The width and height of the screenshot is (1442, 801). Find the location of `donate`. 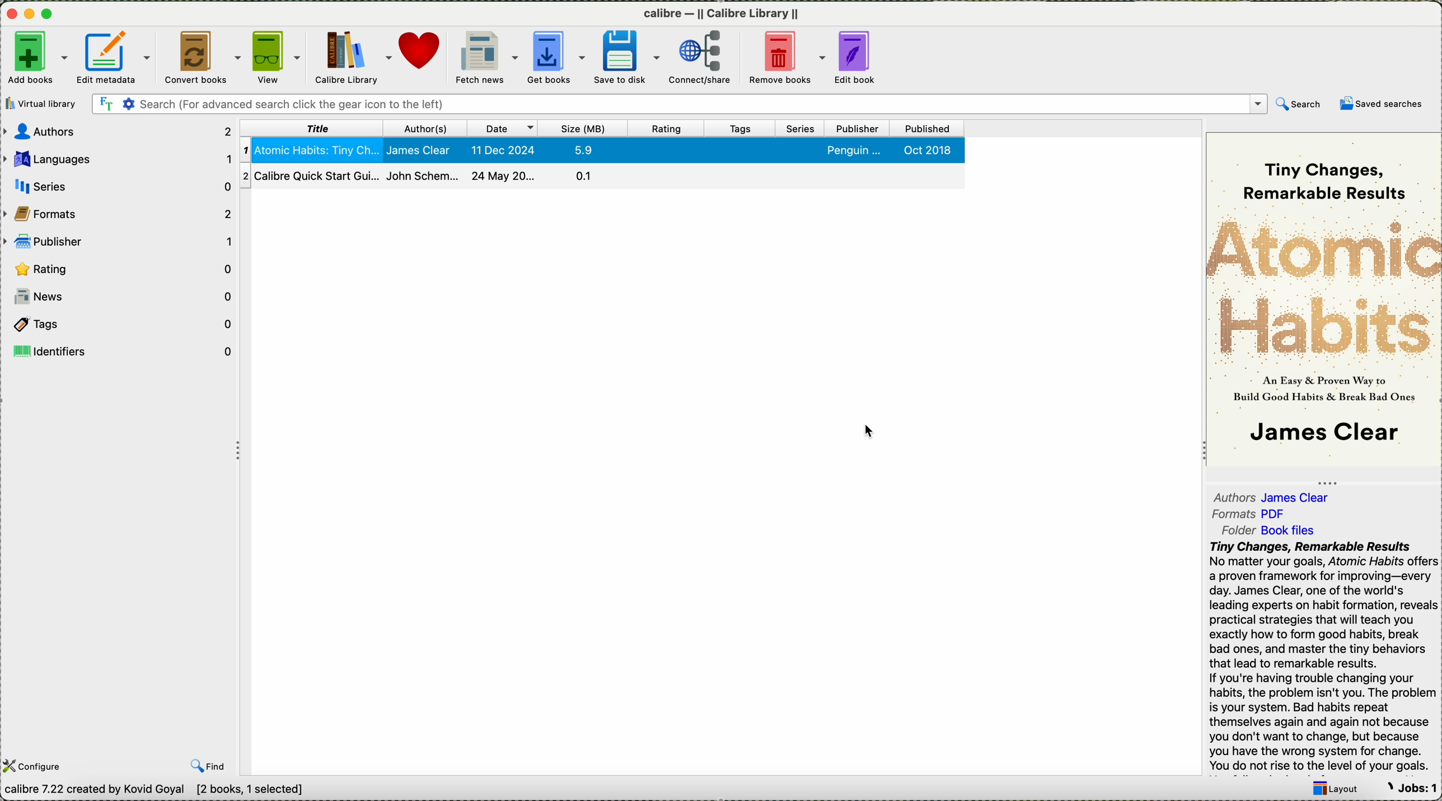

donate is located at coordinates (423, 53).